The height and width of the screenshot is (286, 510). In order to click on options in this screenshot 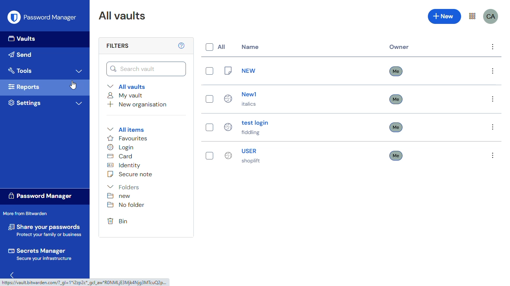, I will do `click(493, 156)`.